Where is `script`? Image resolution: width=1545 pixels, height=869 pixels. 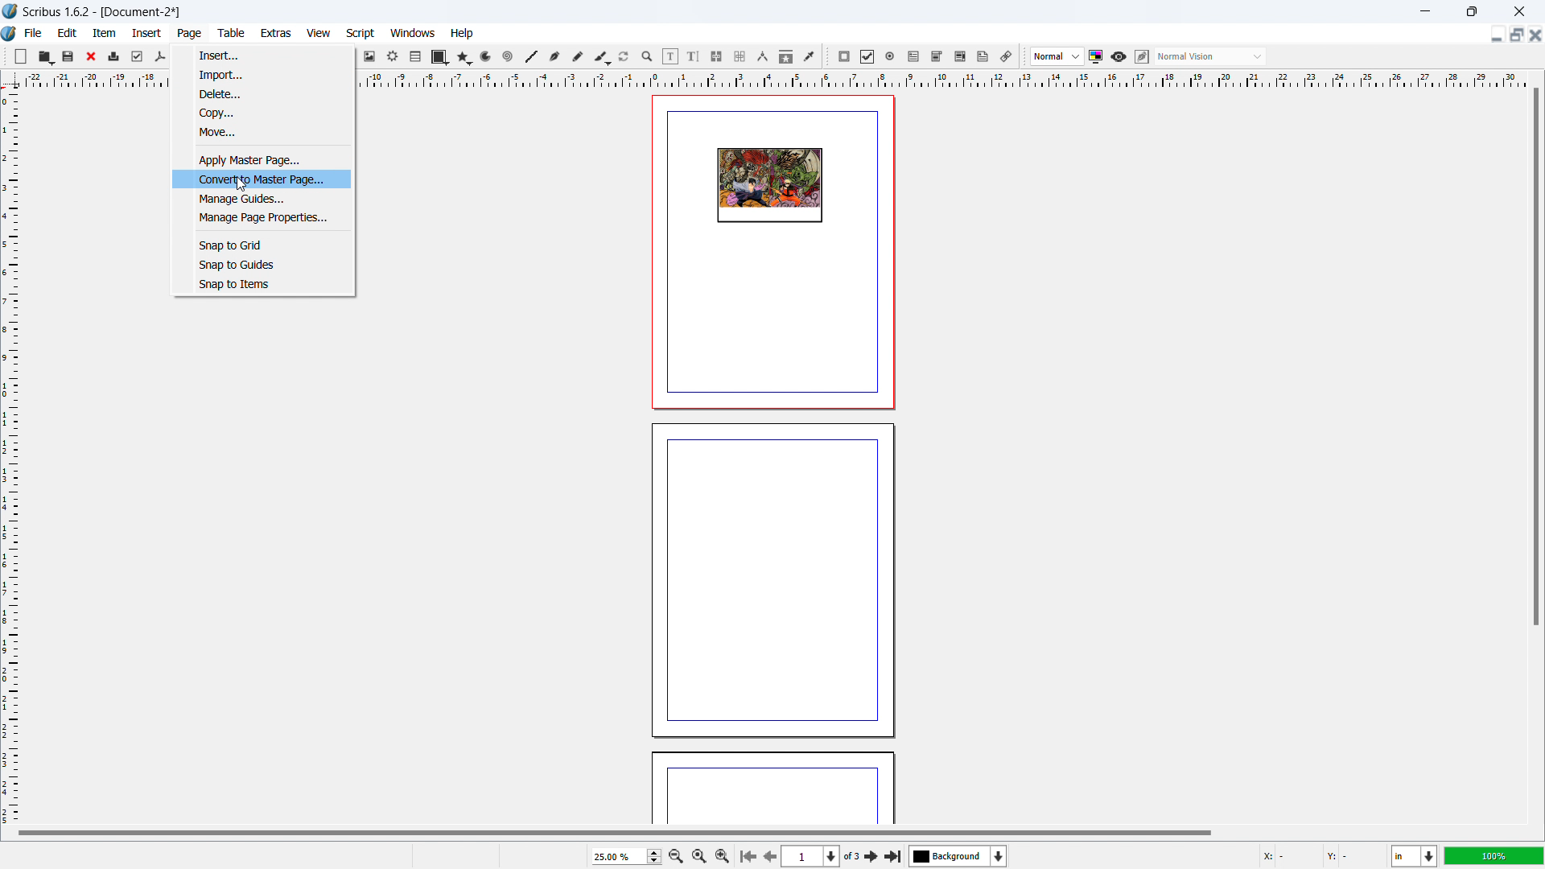
script is located at coordinates (361, 34).